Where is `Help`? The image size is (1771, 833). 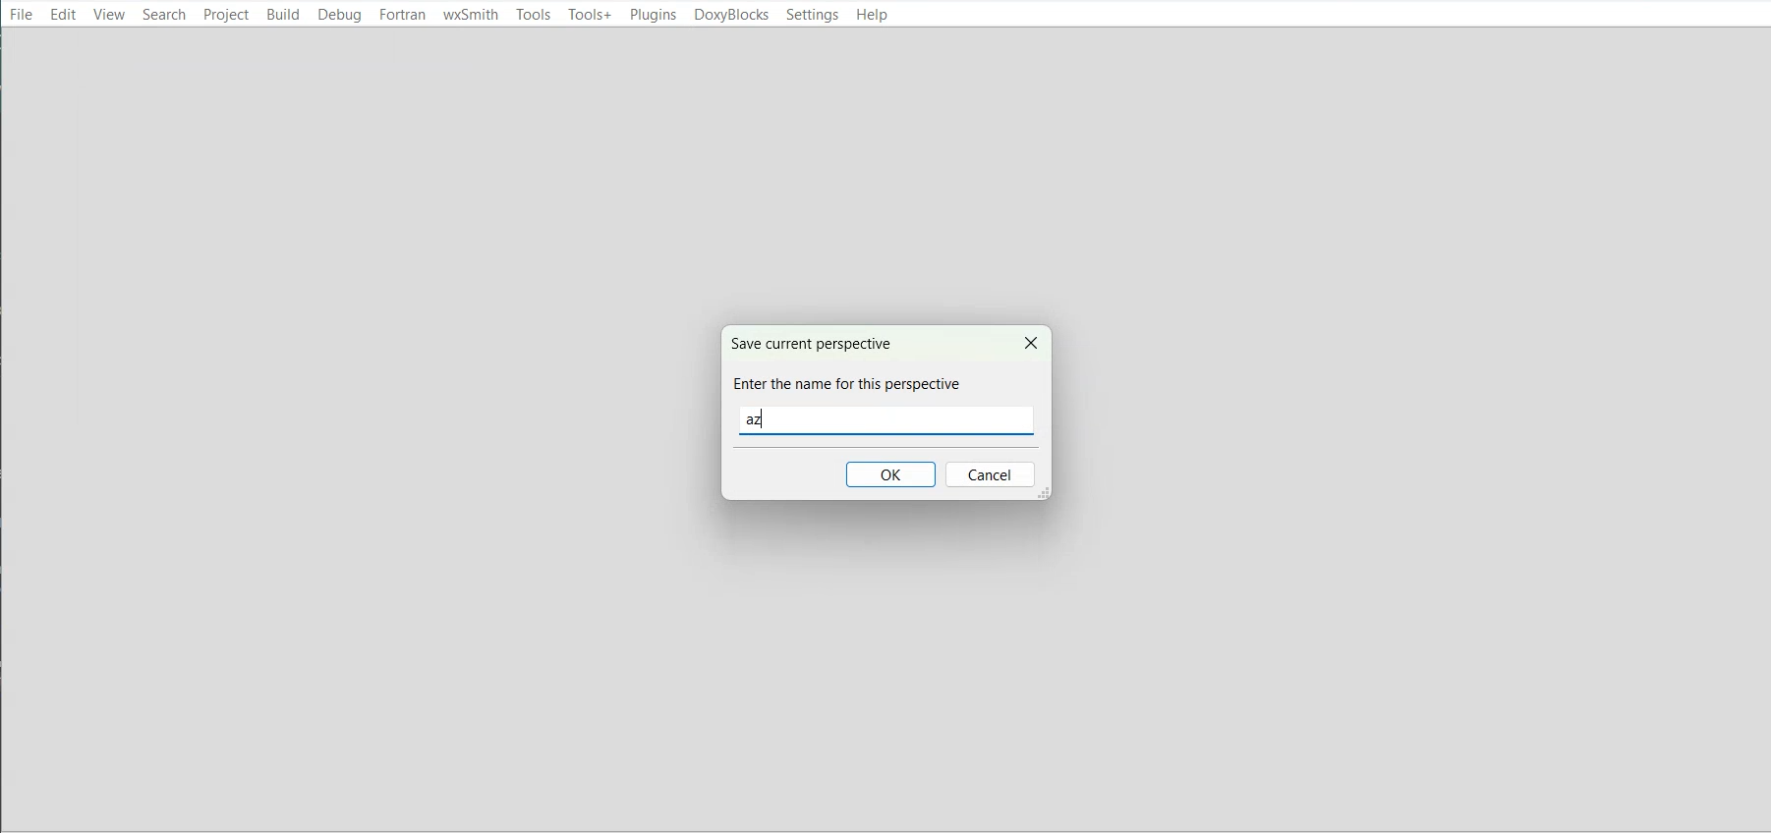 Help is located at coordinates (870, 16).